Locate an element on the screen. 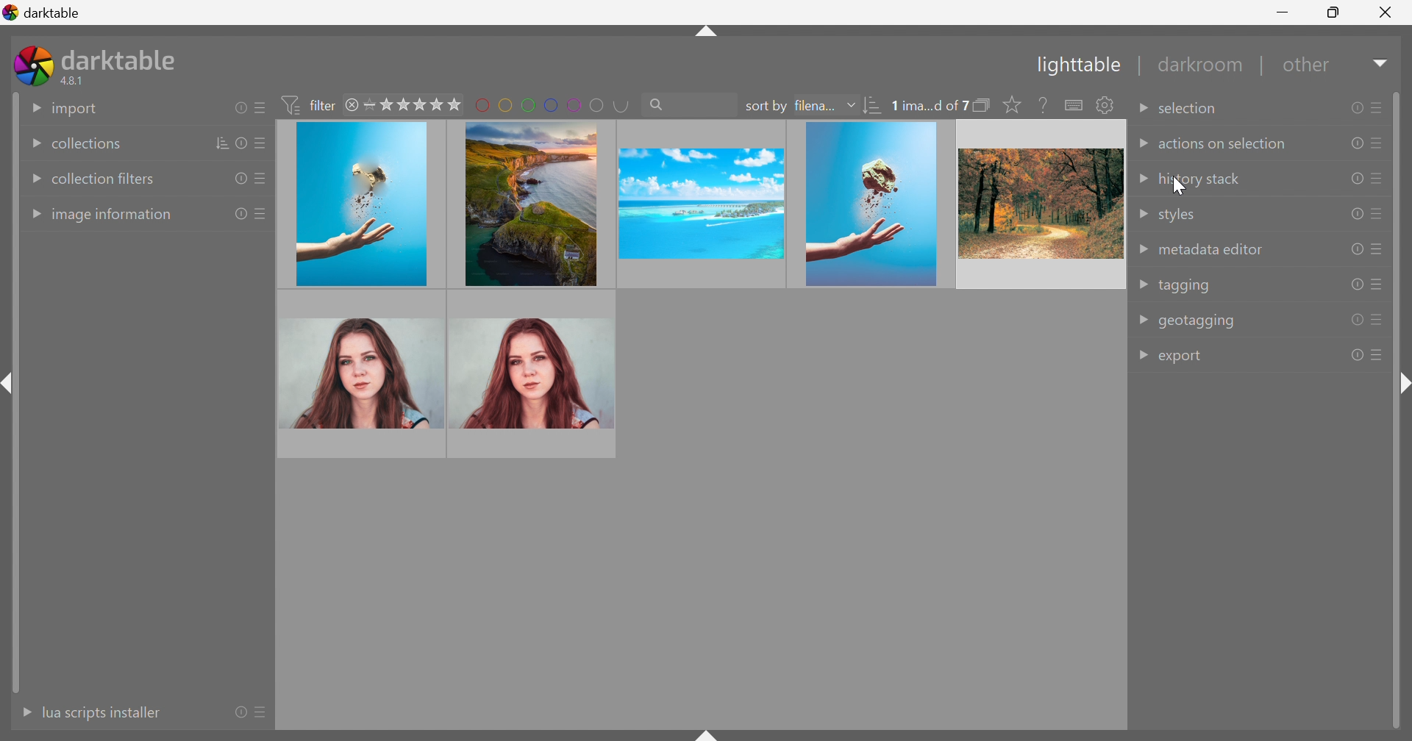 Image resolution: width=1412 pixels, height=741 pixels. presets is located at coordinates (262, 213).